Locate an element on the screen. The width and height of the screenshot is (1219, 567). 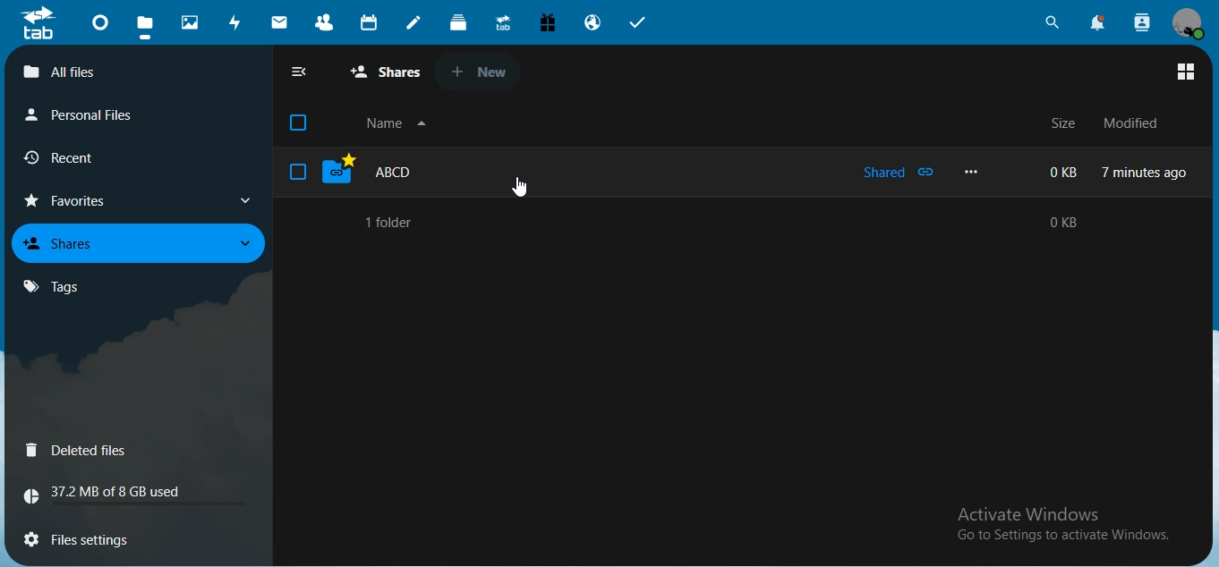
search is located at coordinates (1053, 21).